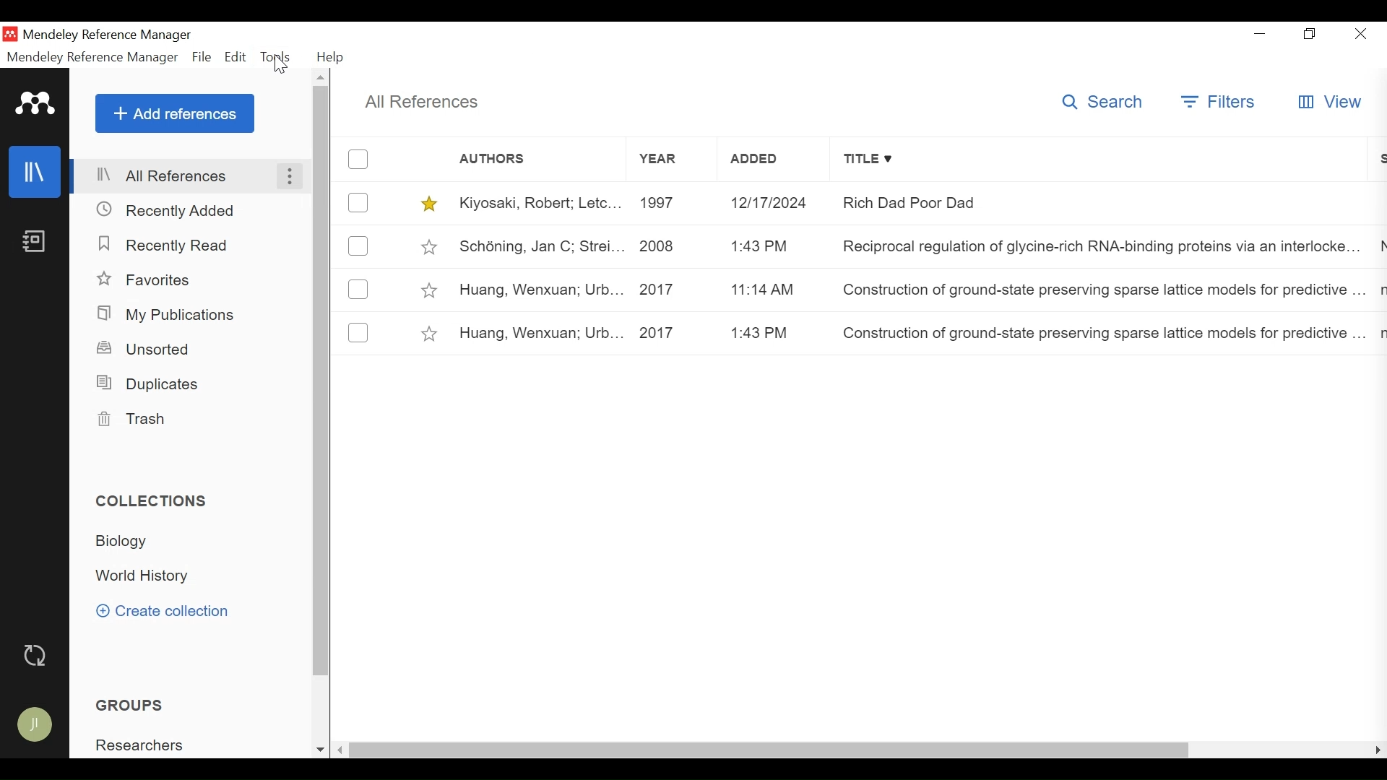 This screenshot has height=780, width=1387. What do you see at coordinates (111, 35) in the screenshot?
I see `Mendeley Reference Manager` at bounding box center [111, 35].